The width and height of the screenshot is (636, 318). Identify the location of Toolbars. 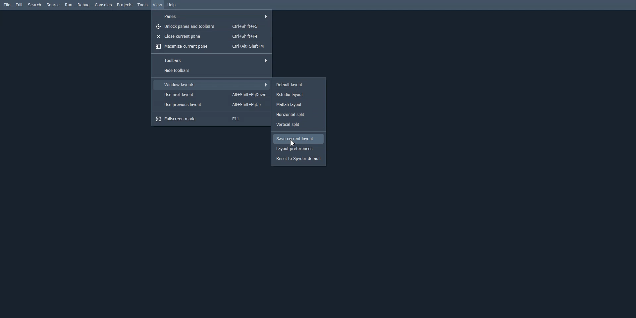
(210, 60).